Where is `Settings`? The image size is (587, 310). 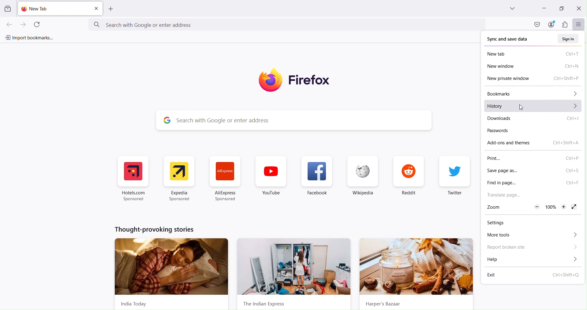
Settings is located at coordinates (506, 223).